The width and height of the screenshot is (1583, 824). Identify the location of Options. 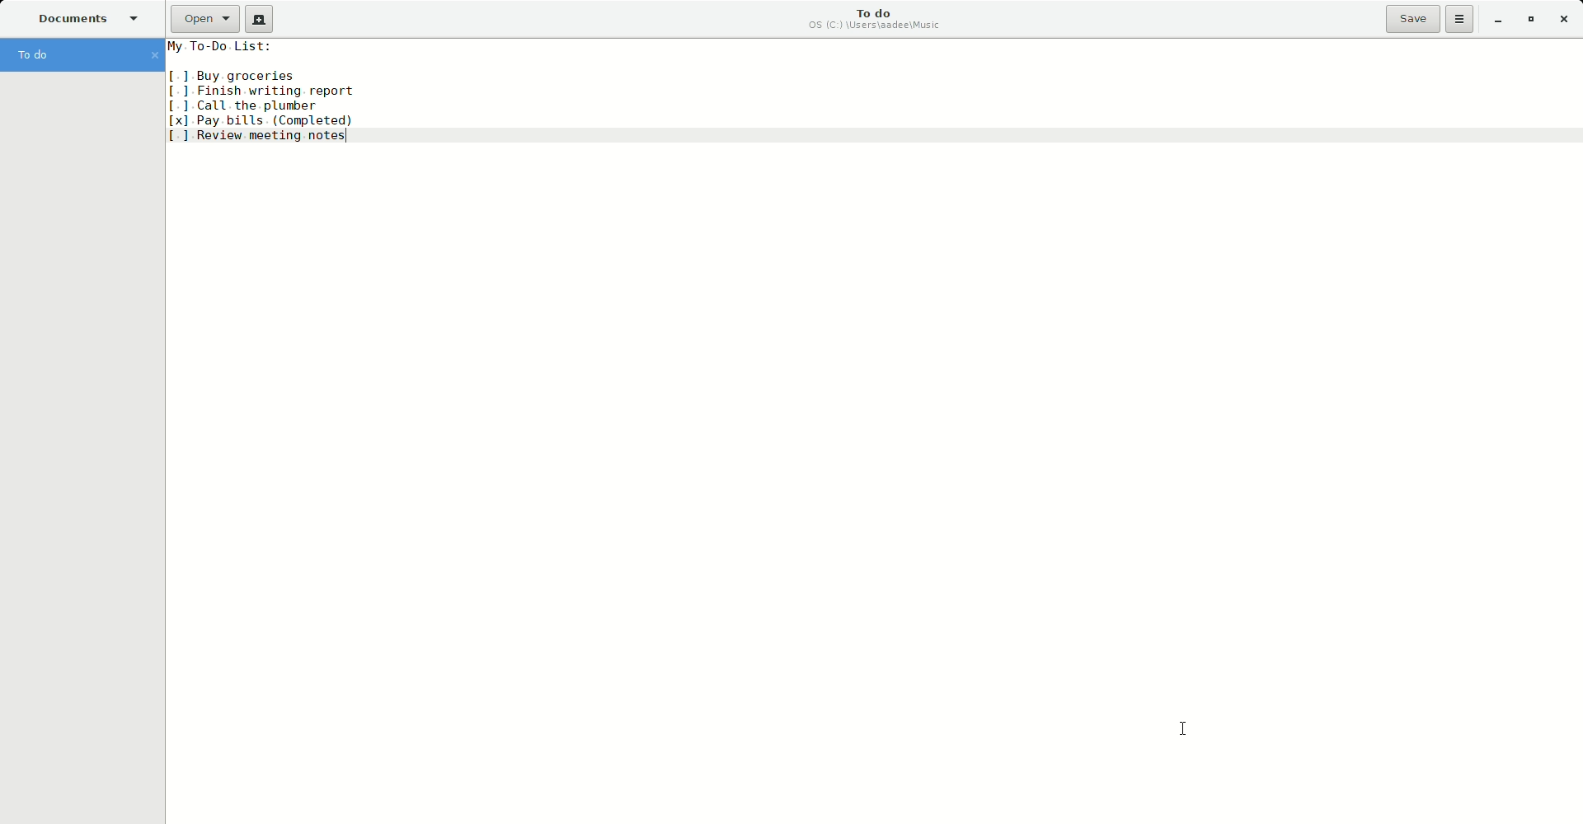
(1463, 21).